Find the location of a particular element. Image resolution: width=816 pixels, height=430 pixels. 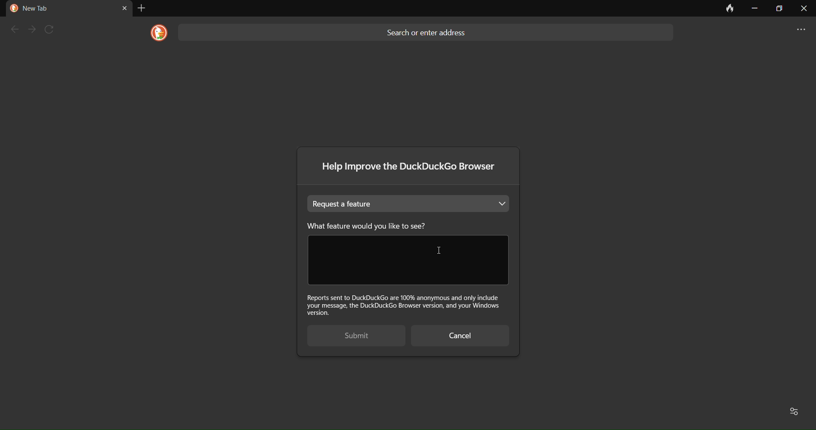

submit is located at coordinates (350, 337).